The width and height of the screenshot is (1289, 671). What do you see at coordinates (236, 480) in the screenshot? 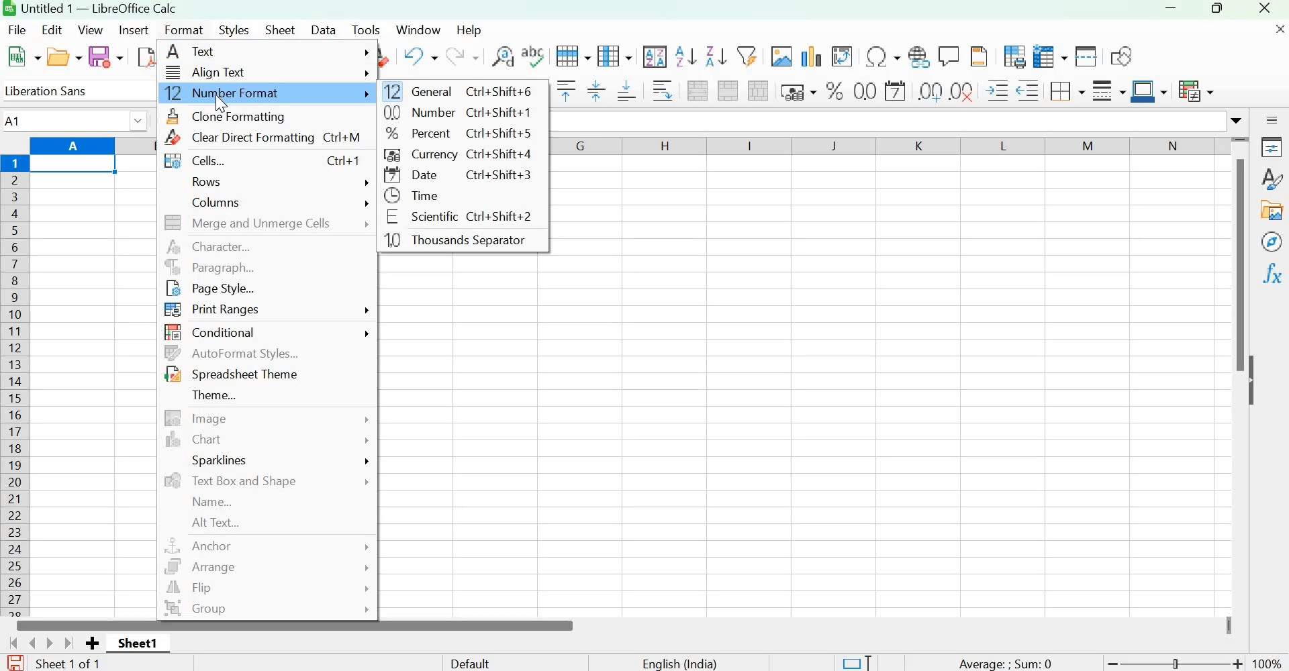
I see `Text Box and Shape` at bounding box center [236, 480].